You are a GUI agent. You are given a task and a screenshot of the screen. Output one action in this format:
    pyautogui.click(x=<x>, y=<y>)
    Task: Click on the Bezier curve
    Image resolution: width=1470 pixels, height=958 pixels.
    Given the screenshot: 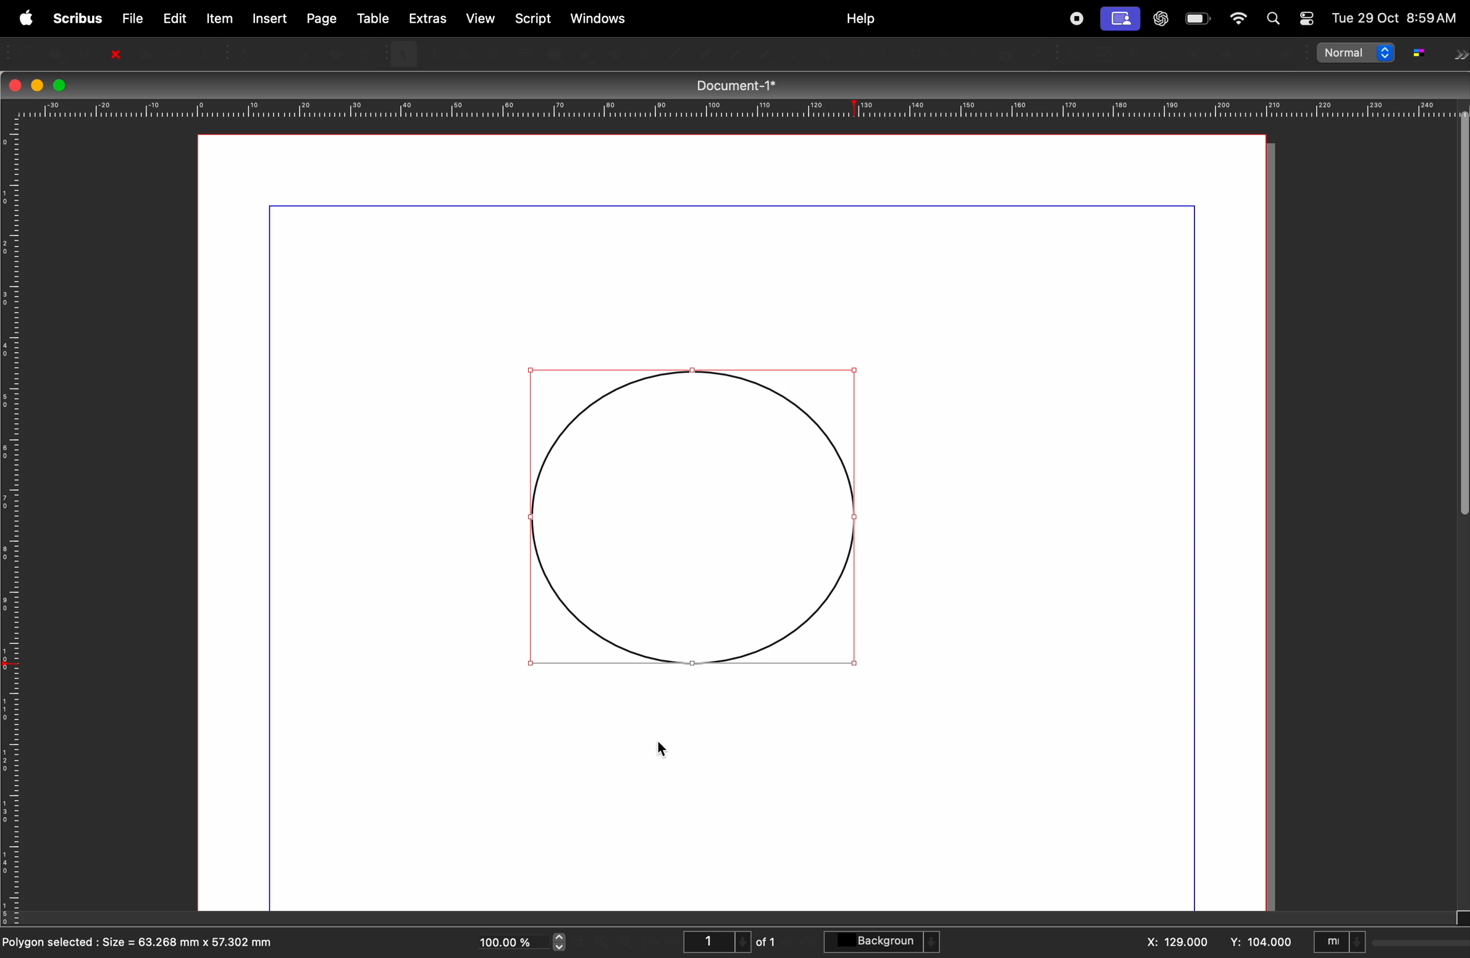 What is the action you would take?
    pyautogui.click(x=736, y=53)
    